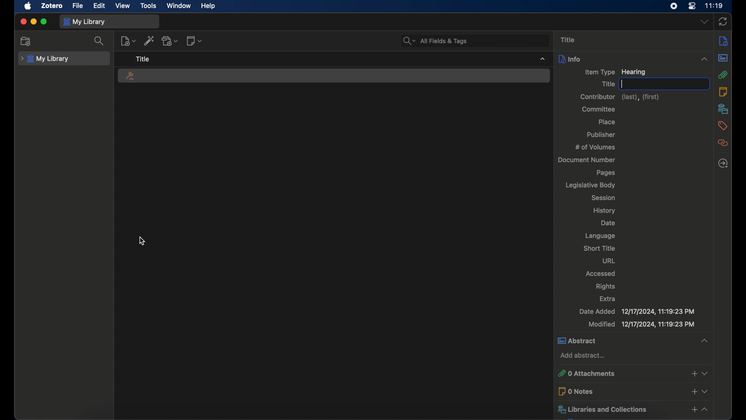  What do you see at coordinates (723, 163) in the screenshot?
I see `locate` at bounding box center [723, 163].